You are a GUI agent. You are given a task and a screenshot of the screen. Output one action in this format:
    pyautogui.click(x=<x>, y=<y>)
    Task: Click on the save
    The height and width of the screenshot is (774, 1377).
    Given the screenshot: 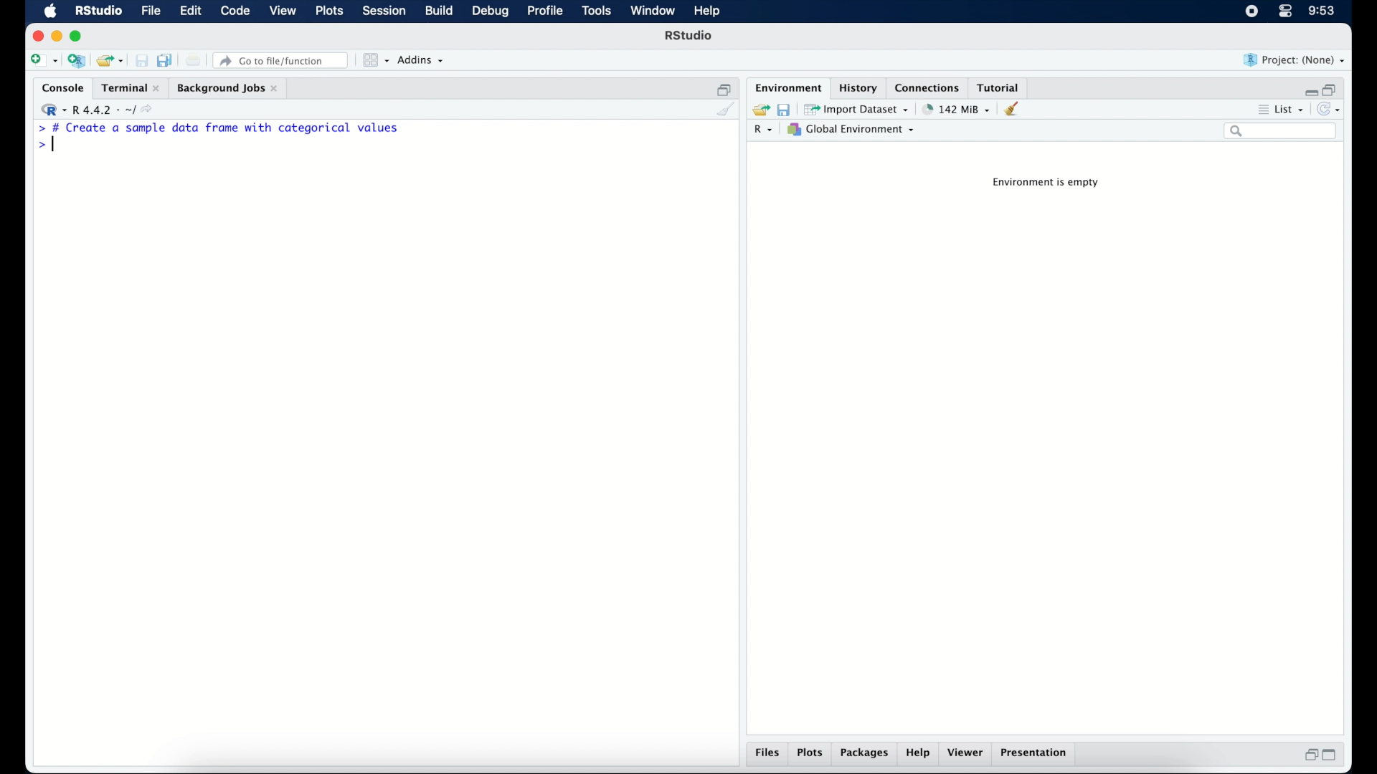 What is the action you would take?
    pyautogui.click(x=139, y=58)
    